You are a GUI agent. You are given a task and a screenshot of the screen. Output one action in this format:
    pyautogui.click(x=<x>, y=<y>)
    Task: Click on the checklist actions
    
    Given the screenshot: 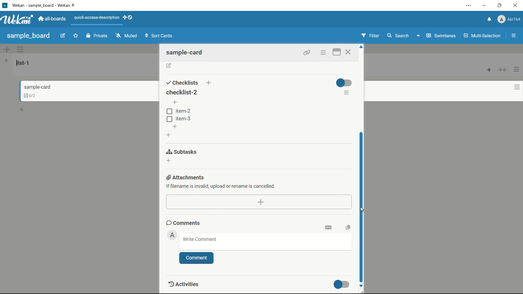 What is the action you would take?
    pyautogui.click(x=347, y=94)
    